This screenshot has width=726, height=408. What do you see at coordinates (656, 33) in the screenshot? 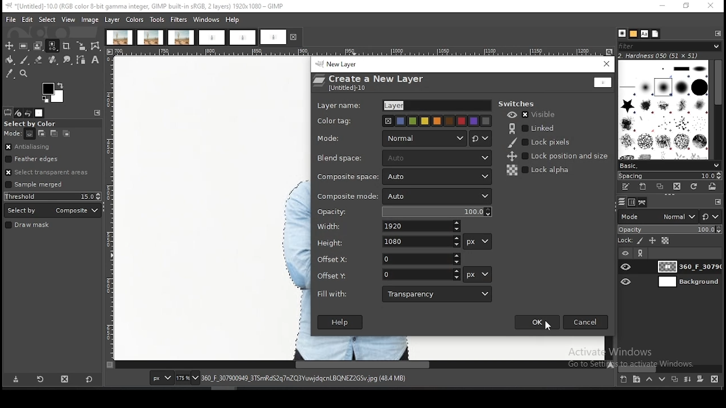
I see `document history` at bounding box center [656, 33].